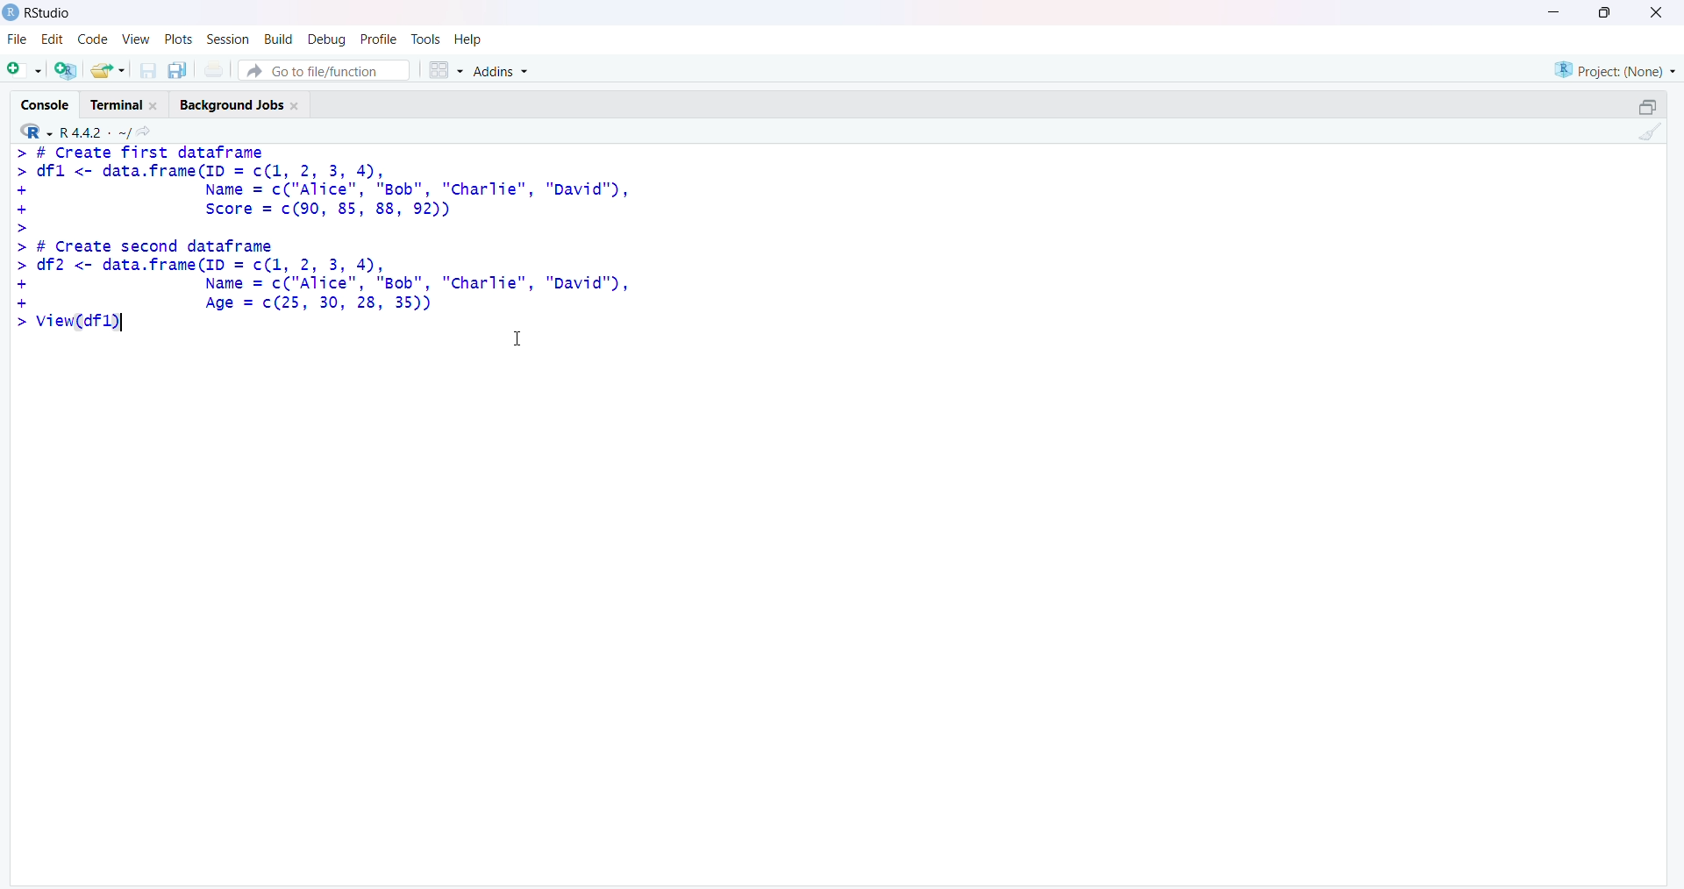 This screenshot has height=889, width=1684. What do you see at coordinates (19, 39) in the screenshot?
I see `file` at bounding box center [19, 39].